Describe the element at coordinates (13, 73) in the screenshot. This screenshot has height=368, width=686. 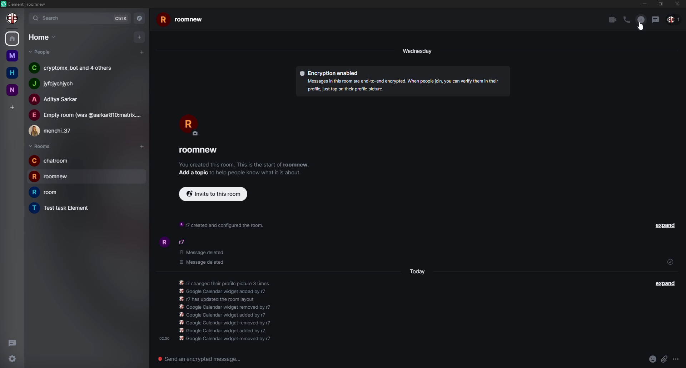
I see `home` at that location.